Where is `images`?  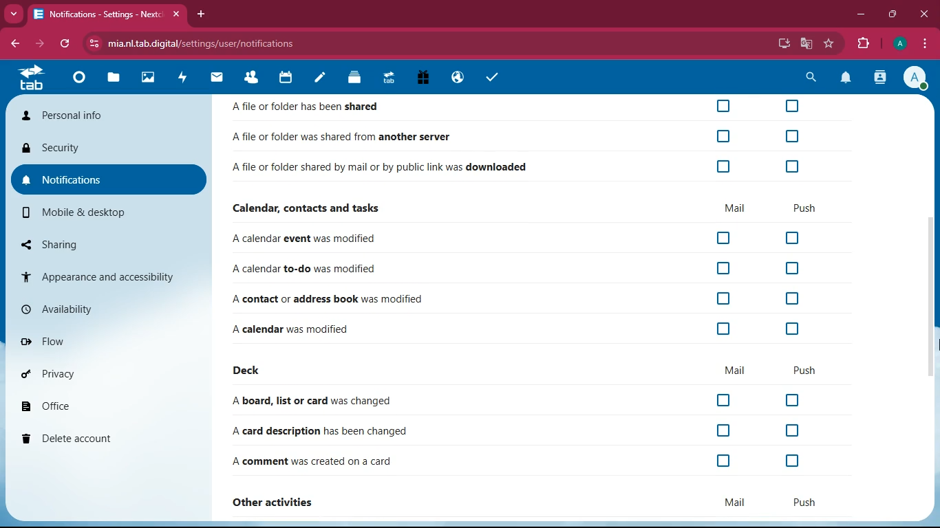 images is located at coordinates (151, 79).